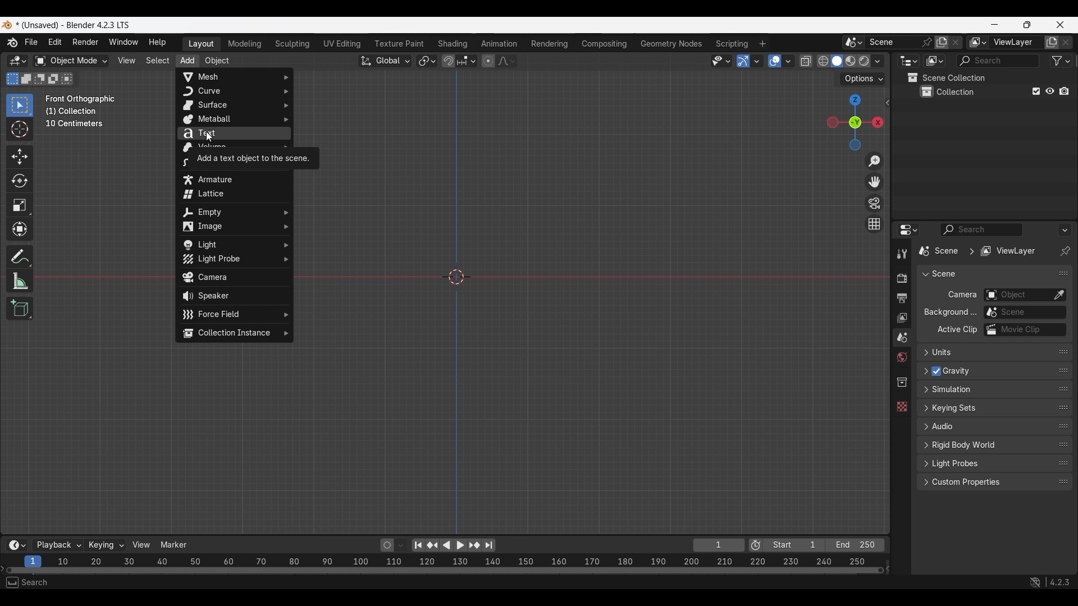  I want to click on Frames timeline slider, so click(444, 571).